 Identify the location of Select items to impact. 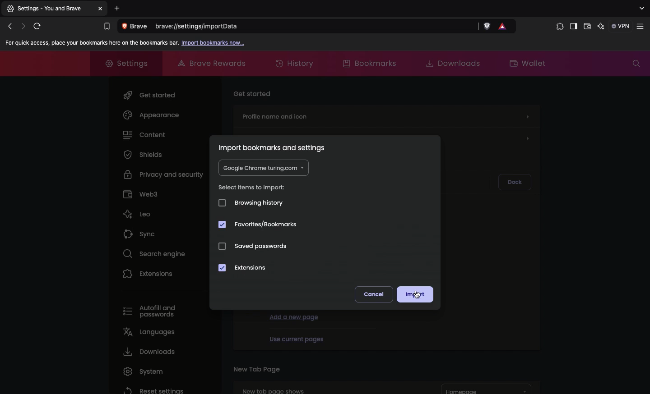
(253, 188).